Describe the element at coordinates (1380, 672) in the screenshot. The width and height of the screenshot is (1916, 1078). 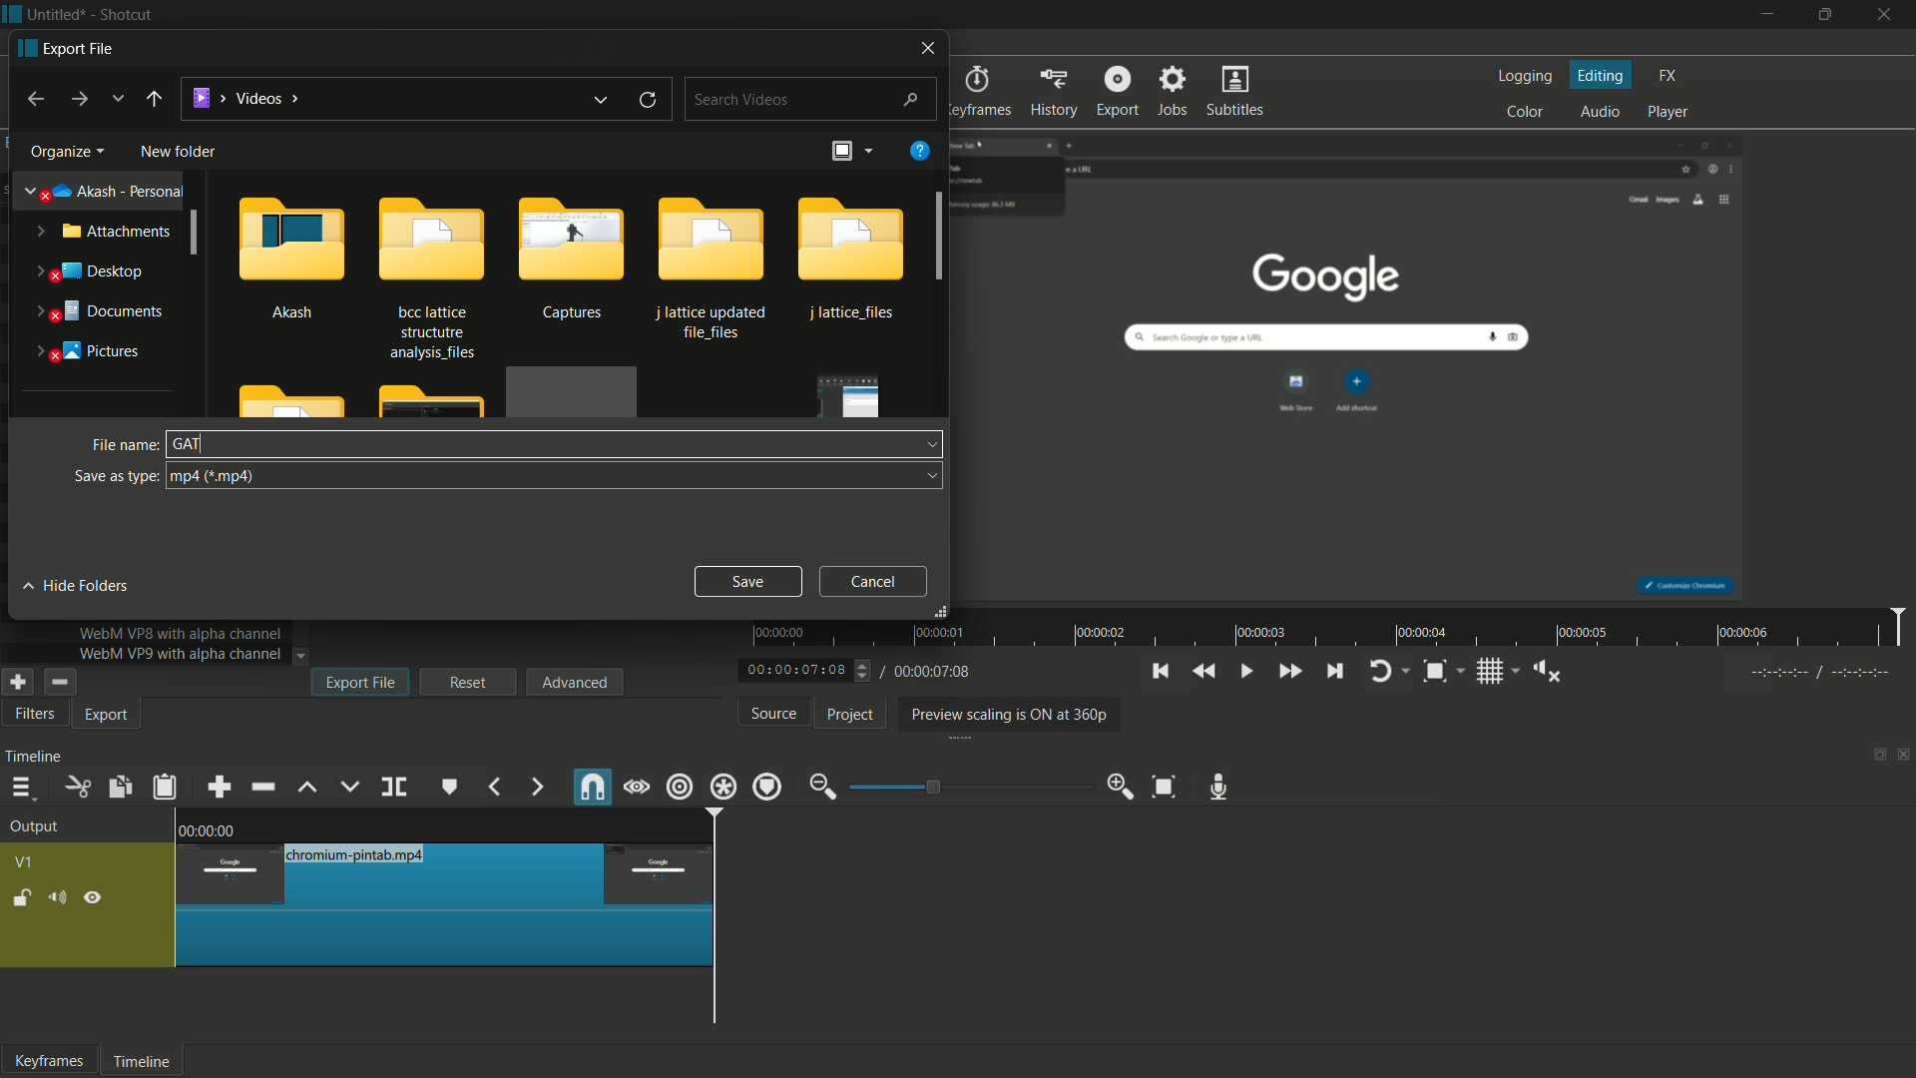
I see `toggle player looping` at that location.